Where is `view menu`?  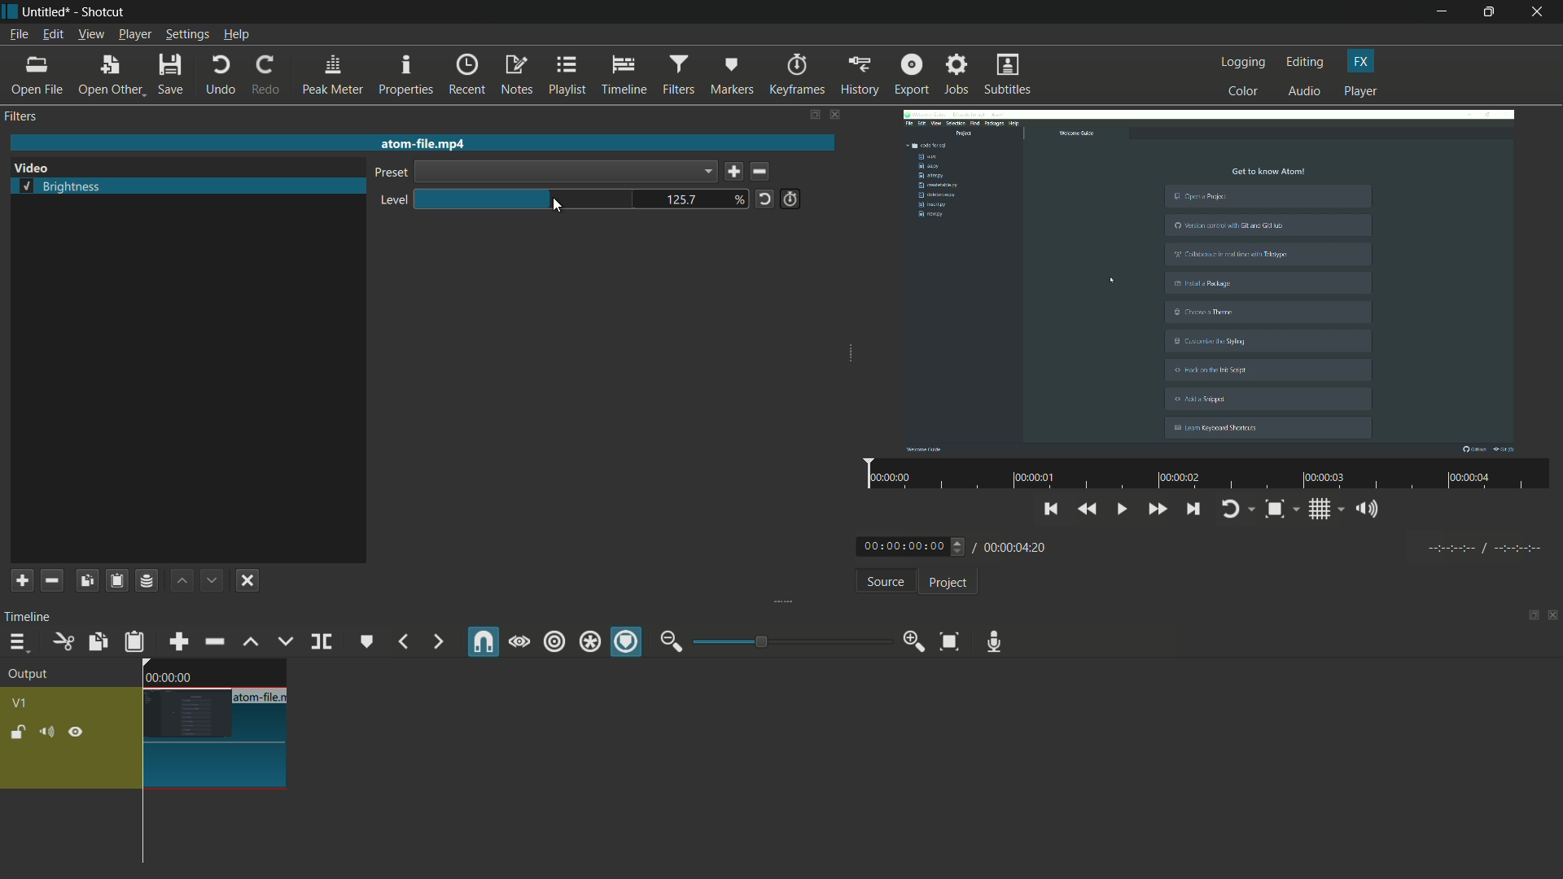
view menu is located at coordinates (90, 34).